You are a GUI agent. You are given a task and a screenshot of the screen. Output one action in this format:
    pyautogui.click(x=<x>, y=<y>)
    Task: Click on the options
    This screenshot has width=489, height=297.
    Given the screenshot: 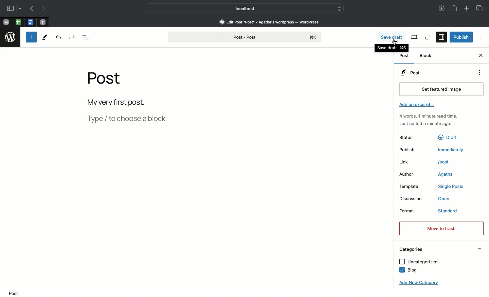 What is the action you would take?
    pyautogui.click(x=481, y=37)
    